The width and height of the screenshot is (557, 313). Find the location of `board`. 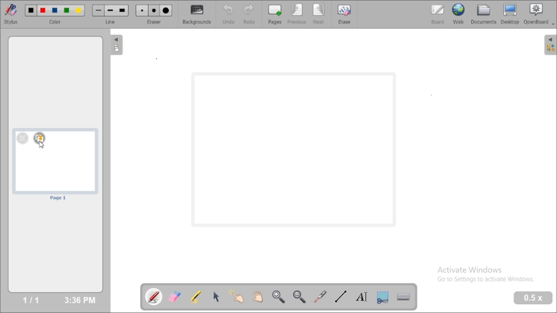

board is located at coordinates (438, 14).